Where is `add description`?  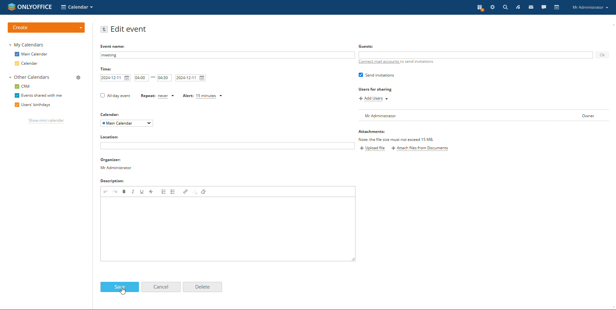
add description is located at coordinates (224, 229).